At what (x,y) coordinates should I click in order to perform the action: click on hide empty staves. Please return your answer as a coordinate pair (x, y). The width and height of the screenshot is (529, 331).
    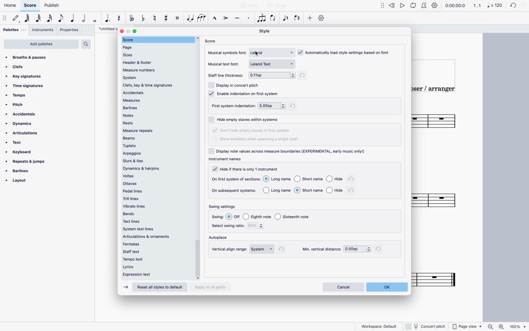
    Looking at the image, I should click on (253, 131).